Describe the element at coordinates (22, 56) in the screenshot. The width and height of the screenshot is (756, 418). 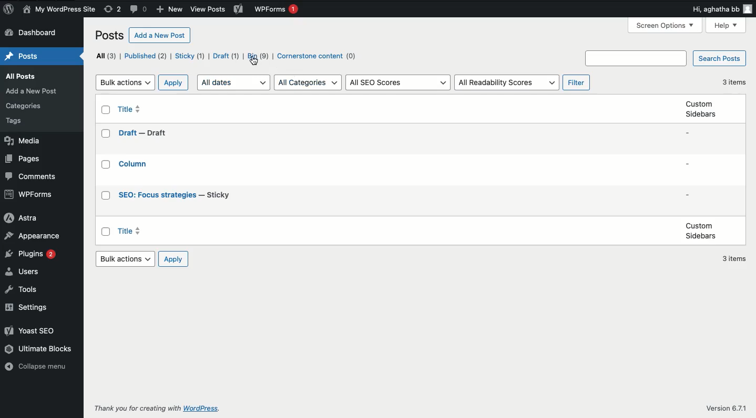
I see `Posts` at that location.